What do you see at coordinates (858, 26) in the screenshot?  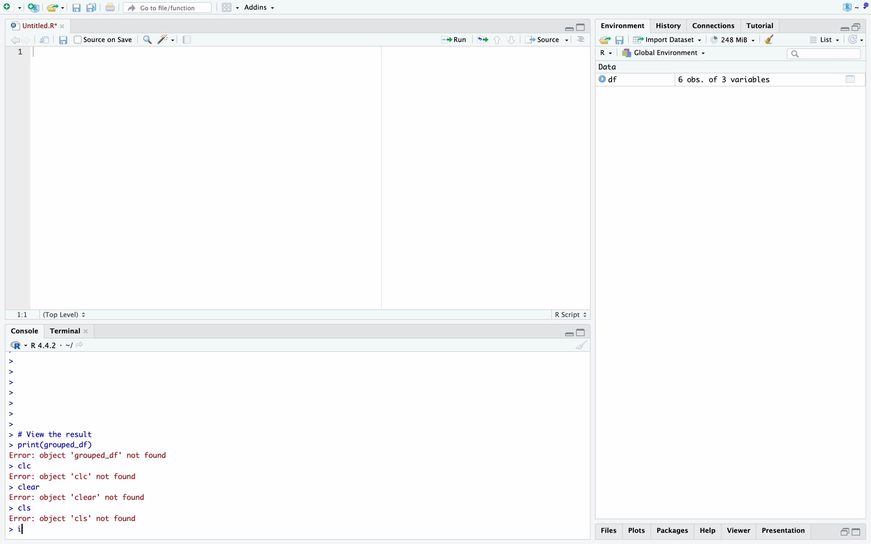 I see `Half Height` at bounding box center [858, 26].